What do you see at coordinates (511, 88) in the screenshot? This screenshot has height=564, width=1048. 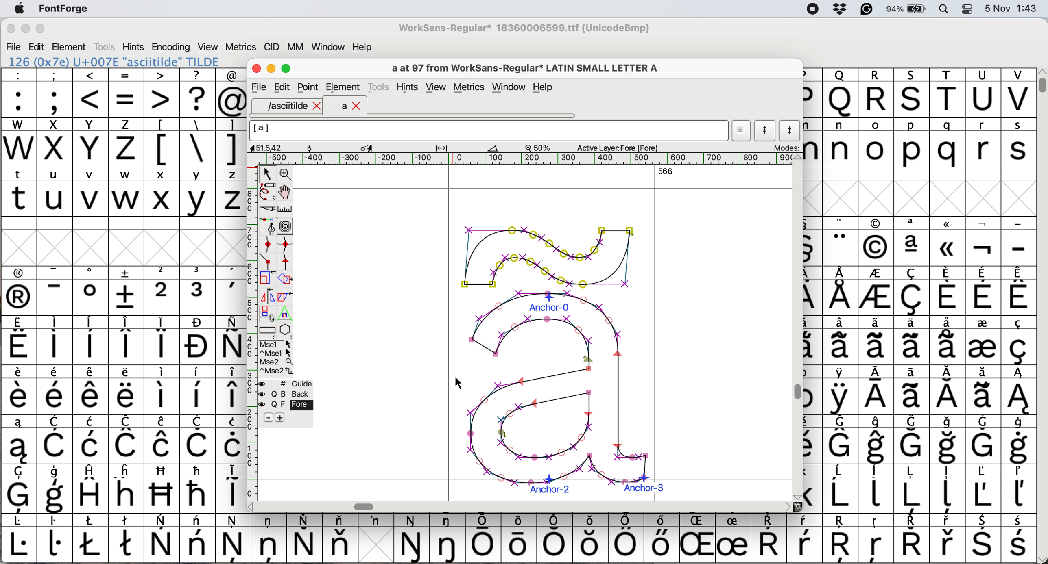 I see `window` at bounding box center [511, 88].